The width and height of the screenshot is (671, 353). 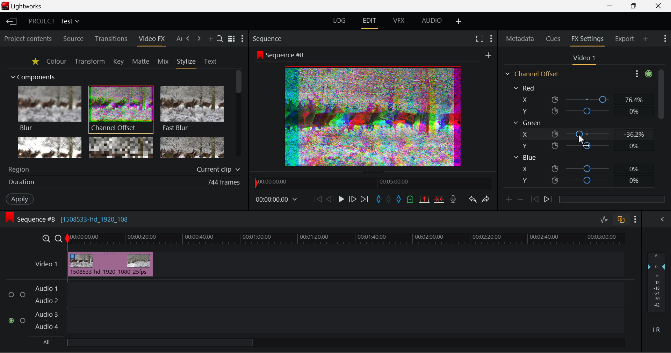 What do you see at coordinates (531, 74) in the screenshot?
I see `Channel Offset` at bounding box center [531, 74].